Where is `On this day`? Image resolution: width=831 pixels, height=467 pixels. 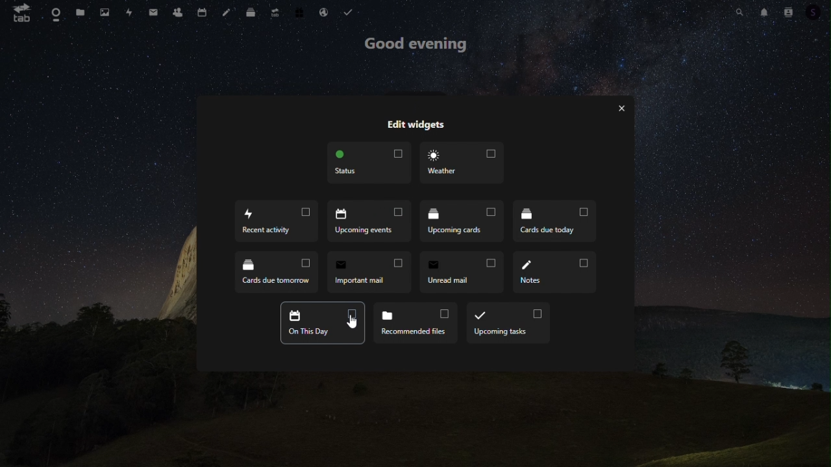 On this day is located at coordinates (323, 322).